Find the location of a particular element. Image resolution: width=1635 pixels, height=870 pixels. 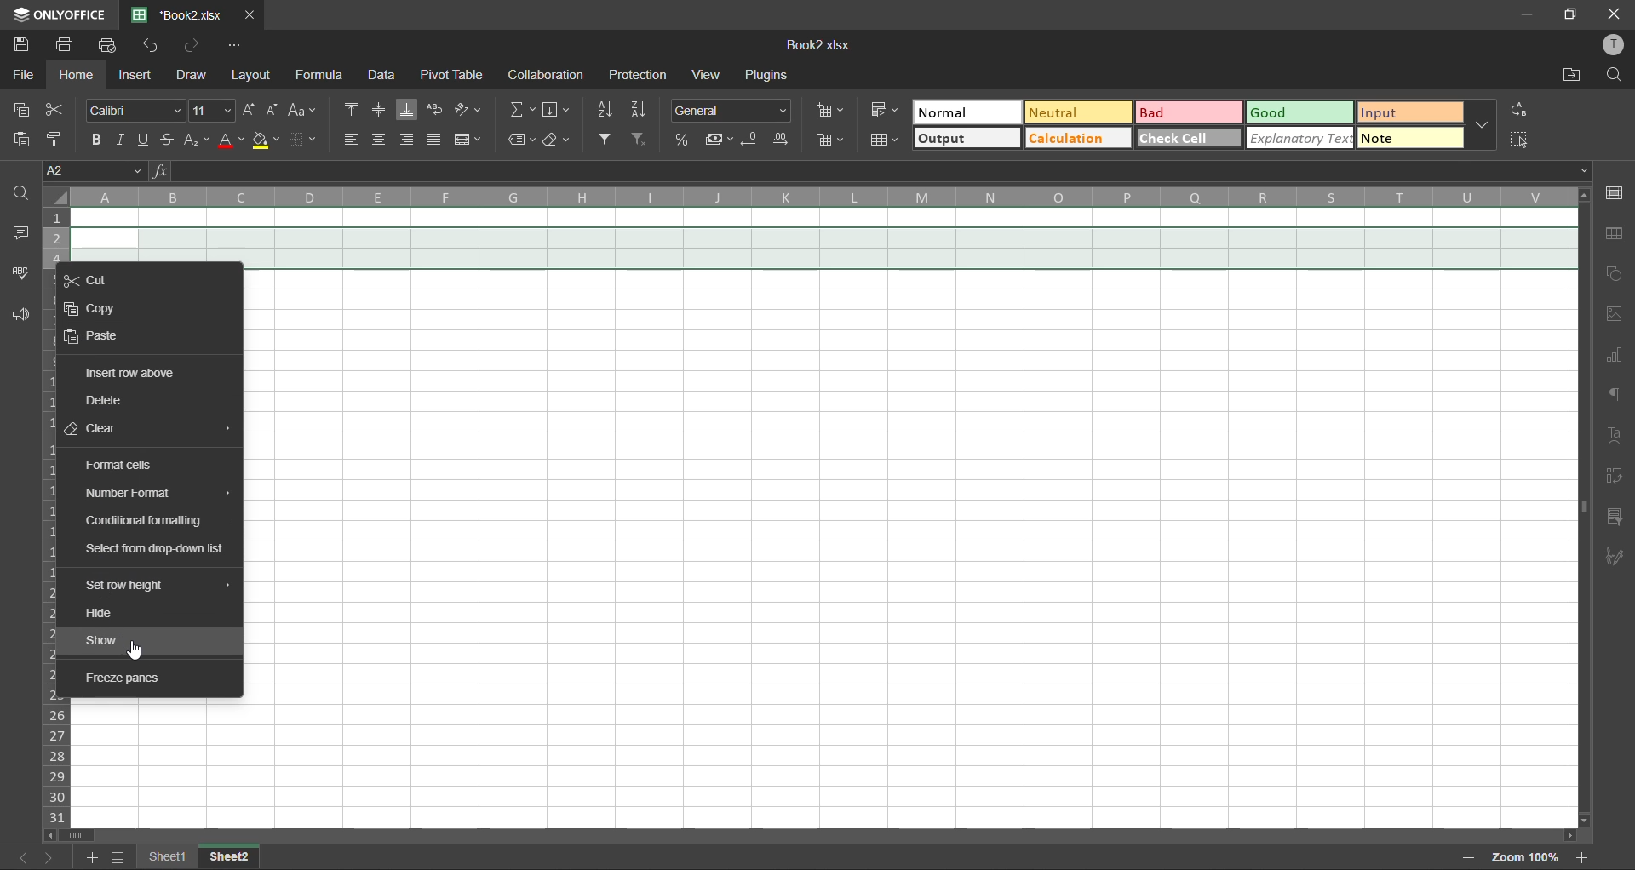

select from drop down list is located at coordinates (152, 548).